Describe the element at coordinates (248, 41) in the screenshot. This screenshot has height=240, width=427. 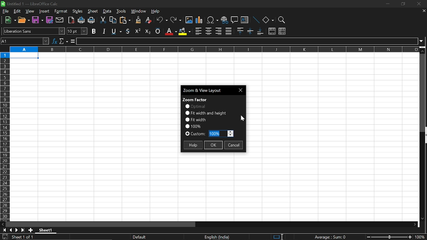
I see `input line` at that location.